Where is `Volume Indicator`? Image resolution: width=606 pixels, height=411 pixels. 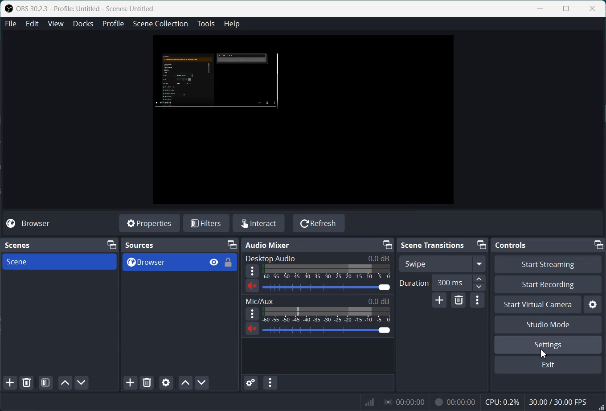
Volume Indicator is located at coordinates (328, 315).